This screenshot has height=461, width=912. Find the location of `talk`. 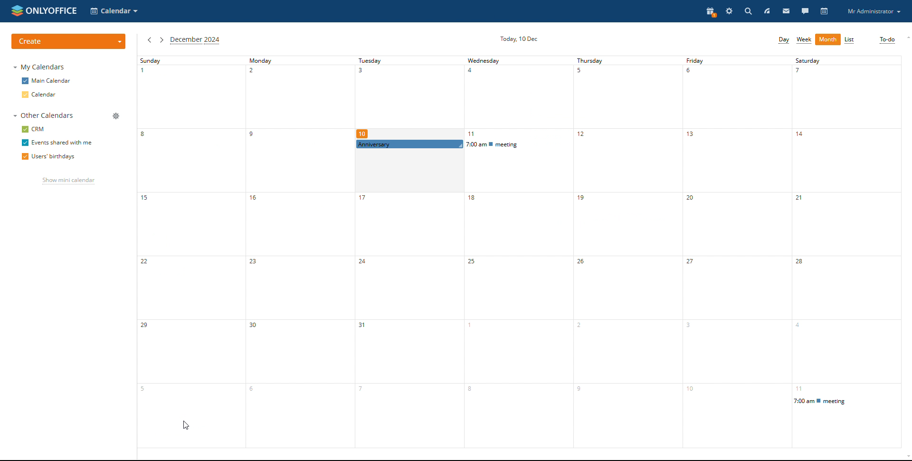

talk is located at coordinates (805, 11).